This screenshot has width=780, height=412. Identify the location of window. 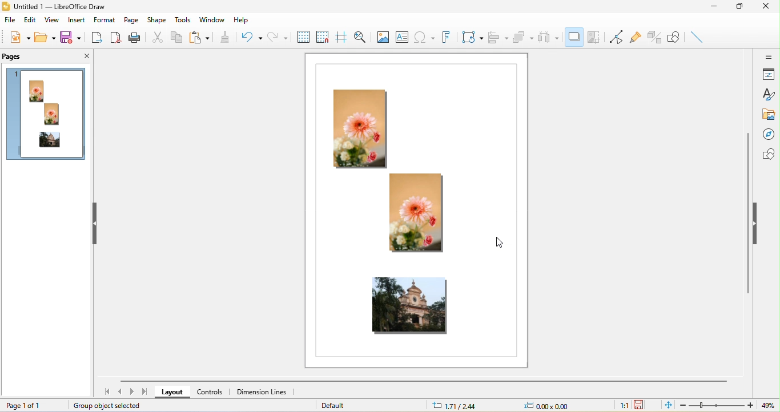
(212, 18).